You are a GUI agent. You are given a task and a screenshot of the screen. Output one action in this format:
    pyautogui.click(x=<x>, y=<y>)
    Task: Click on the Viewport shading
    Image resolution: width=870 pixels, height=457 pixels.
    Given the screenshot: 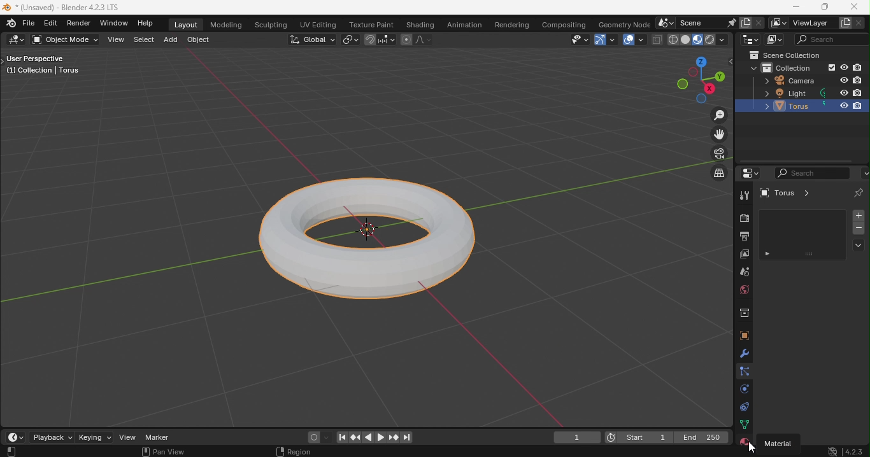 What is the action you would take?
    pyautogui.click(x=710, y=39)
    